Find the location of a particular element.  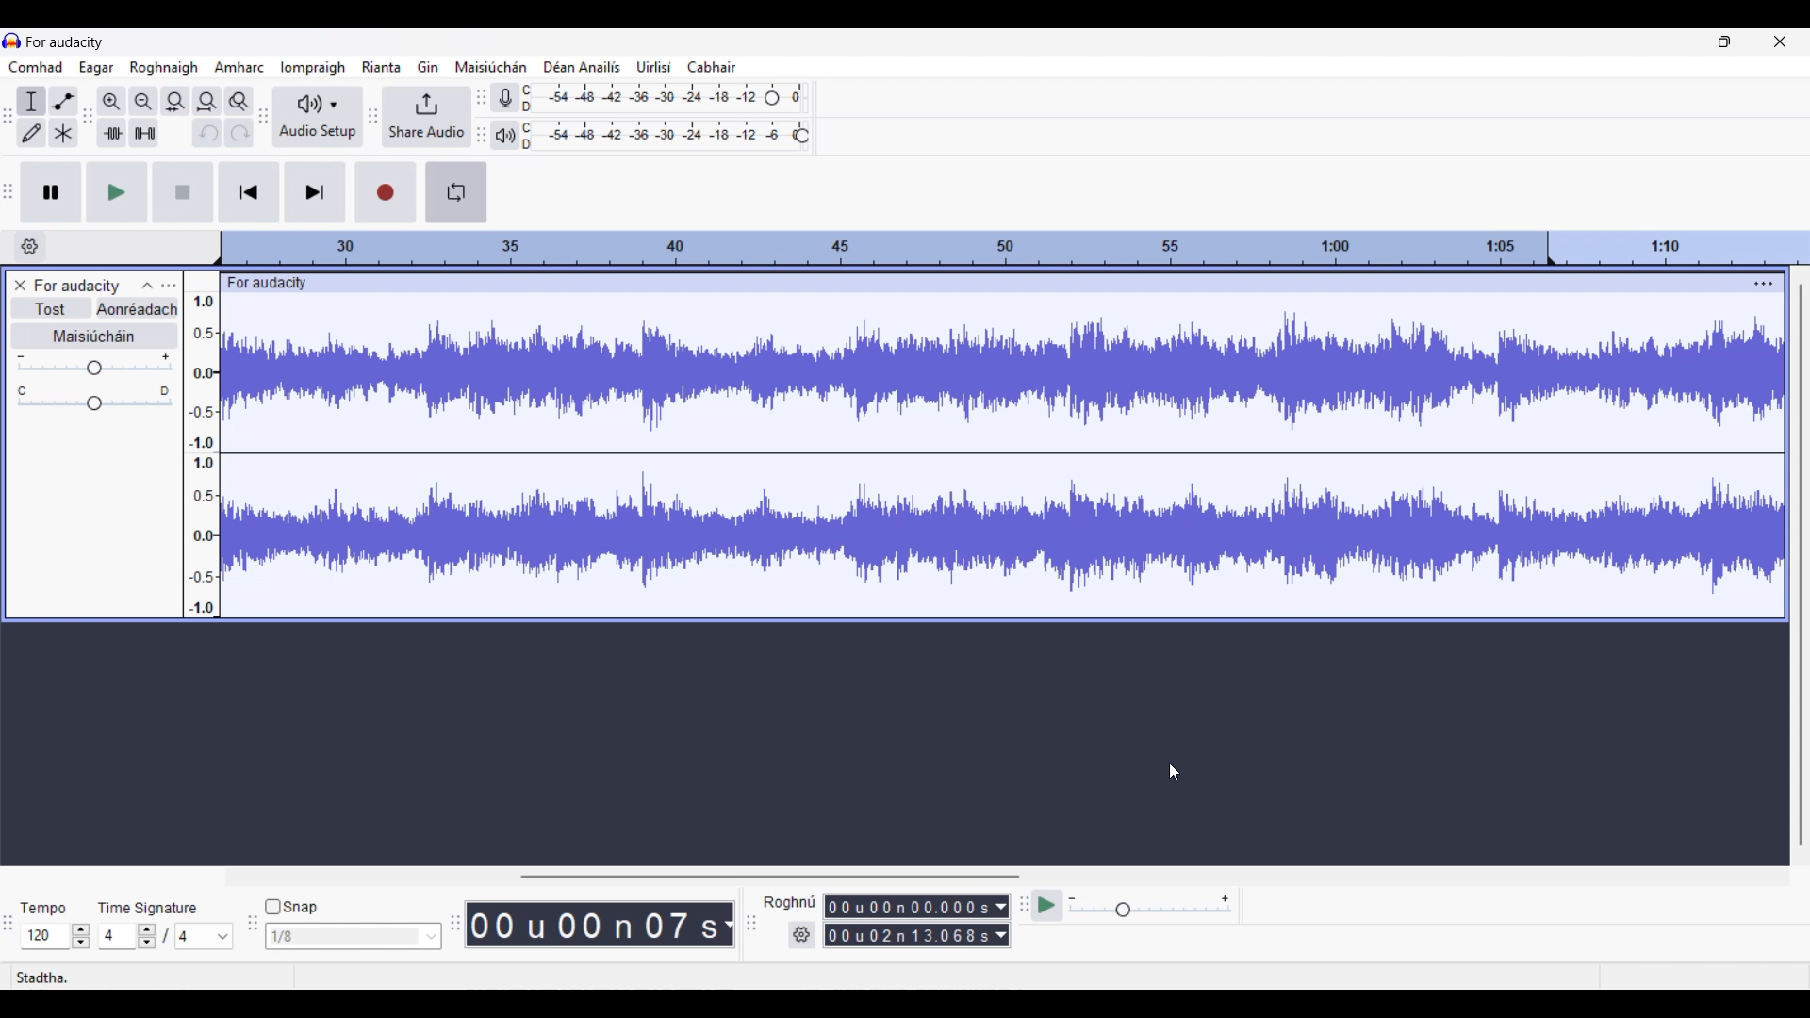

Amharc is located at coordinates (241, 67).